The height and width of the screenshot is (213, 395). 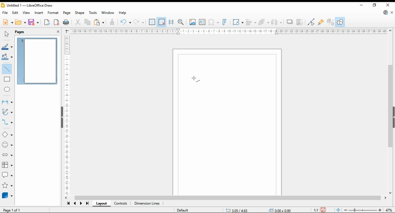 What do you see at coordinates (81, 204) in the screenshot?
I see `next page` at bounding box center [81, 204].